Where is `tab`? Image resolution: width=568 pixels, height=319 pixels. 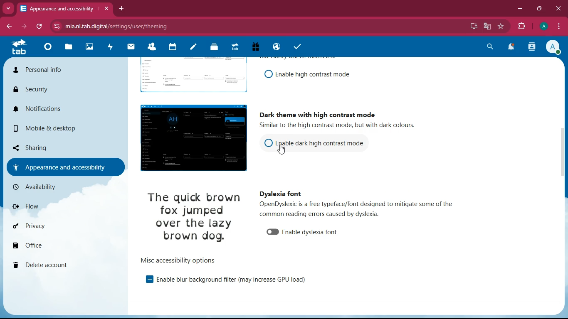
tab is located at coordinates (20, 47).